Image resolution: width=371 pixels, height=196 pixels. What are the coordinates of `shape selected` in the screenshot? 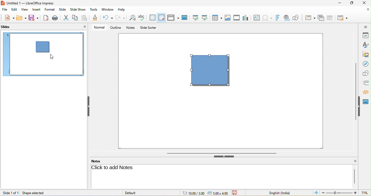 It's located at (34, 193).